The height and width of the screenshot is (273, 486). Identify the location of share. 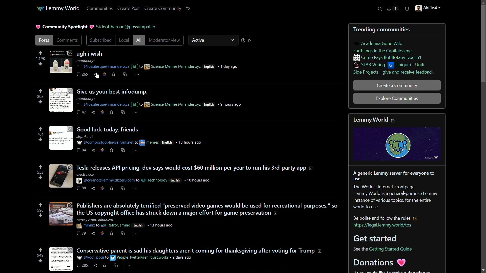
(94, 188).